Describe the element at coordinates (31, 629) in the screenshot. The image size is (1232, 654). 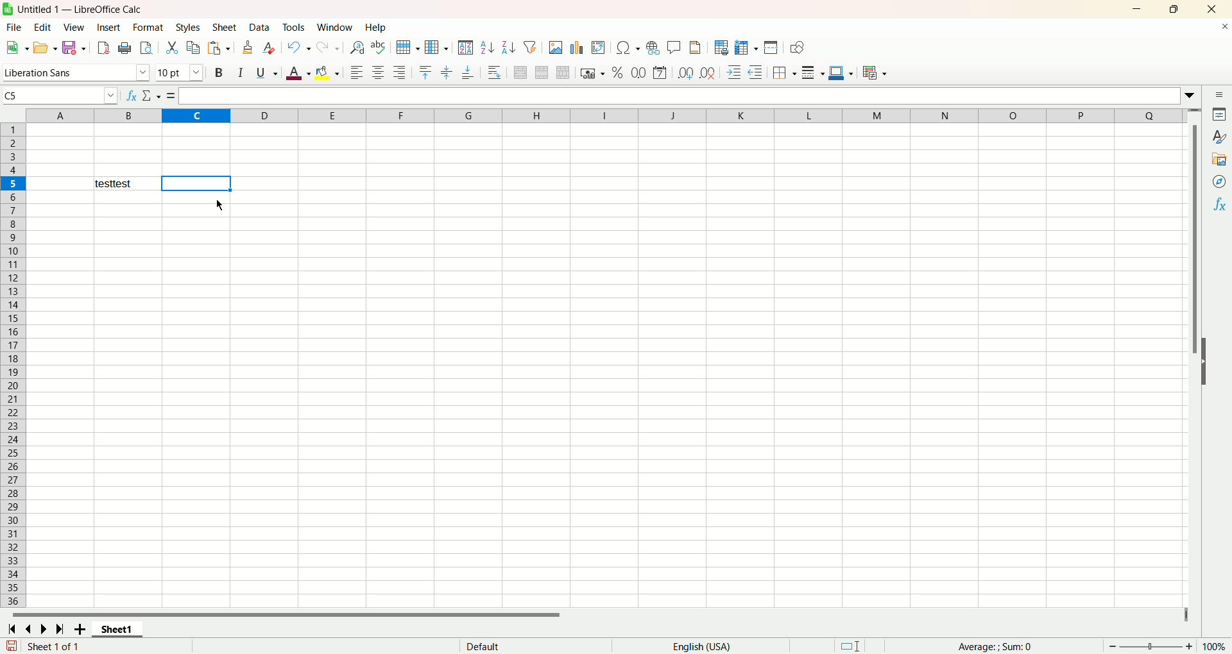
I see `scroll to previous sheet` at that location.